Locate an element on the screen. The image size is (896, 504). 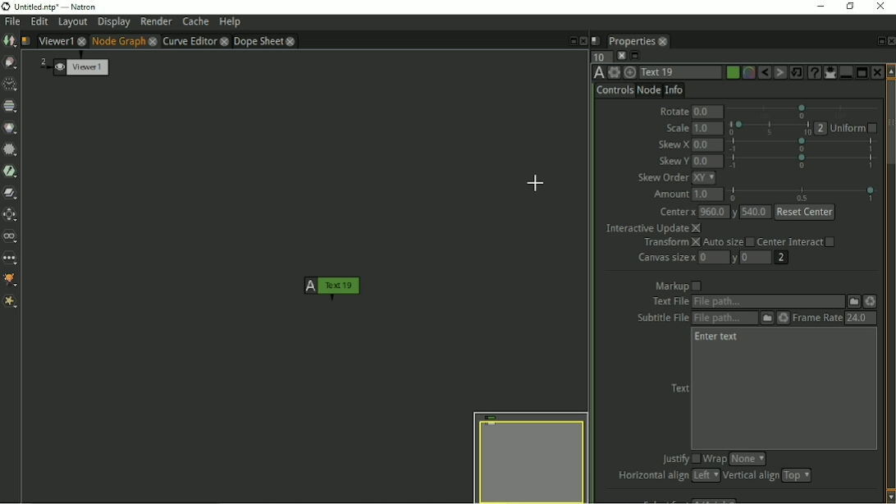
Restore default values is located at coordinates (798, 72).